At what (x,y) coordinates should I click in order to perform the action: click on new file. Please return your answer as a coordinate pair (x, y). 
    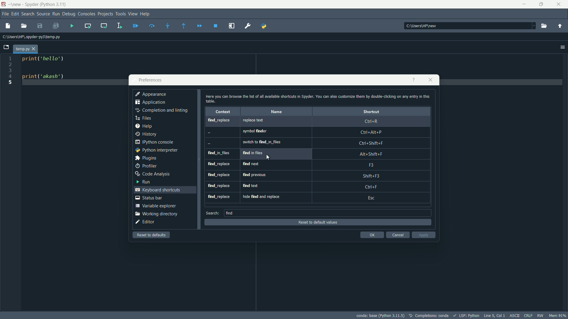
    Looking at the image, I should click on (8, 27).